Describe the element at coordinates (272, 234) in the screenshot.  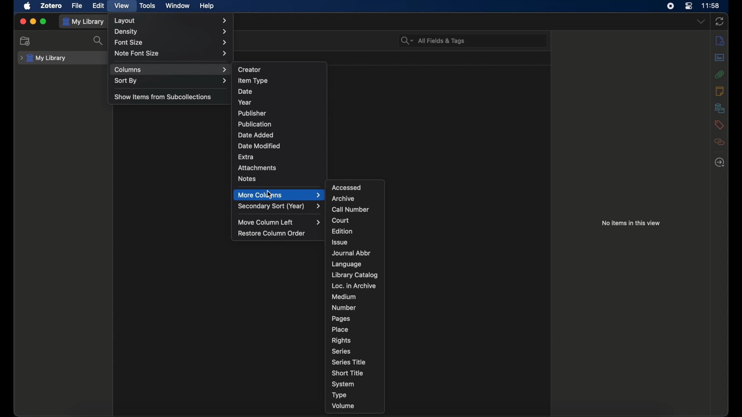
I see `restore column order` at that location.